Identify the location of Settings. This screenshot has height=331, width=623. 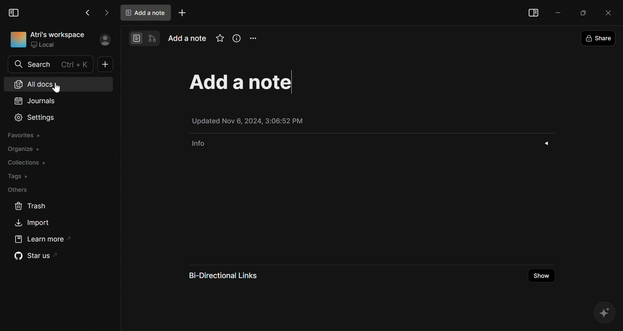
(35, 117).